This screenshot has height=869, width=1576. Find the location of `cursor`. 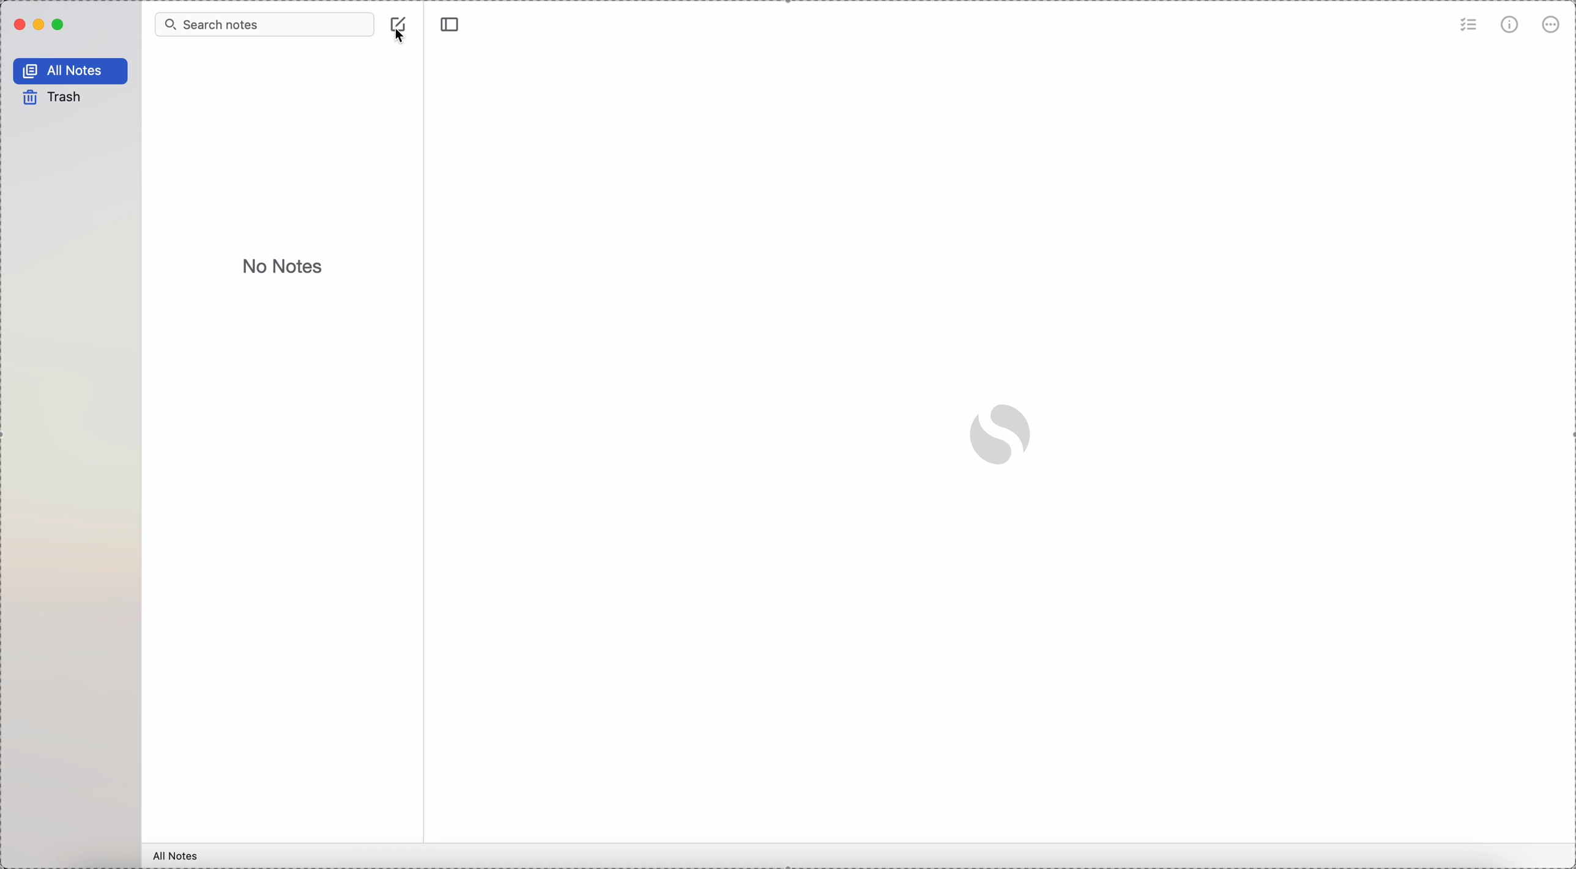

cursor is located at coordinates (402, 38).